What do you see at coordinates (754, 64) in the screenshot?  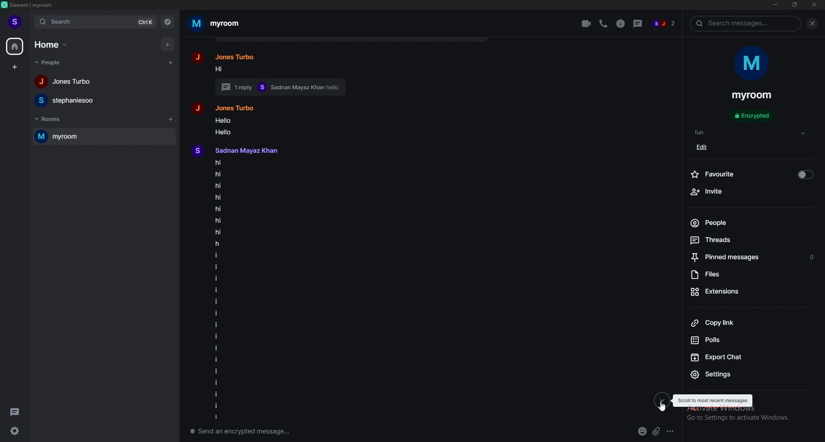 I see `room photo` at bounding box center [754, 64].